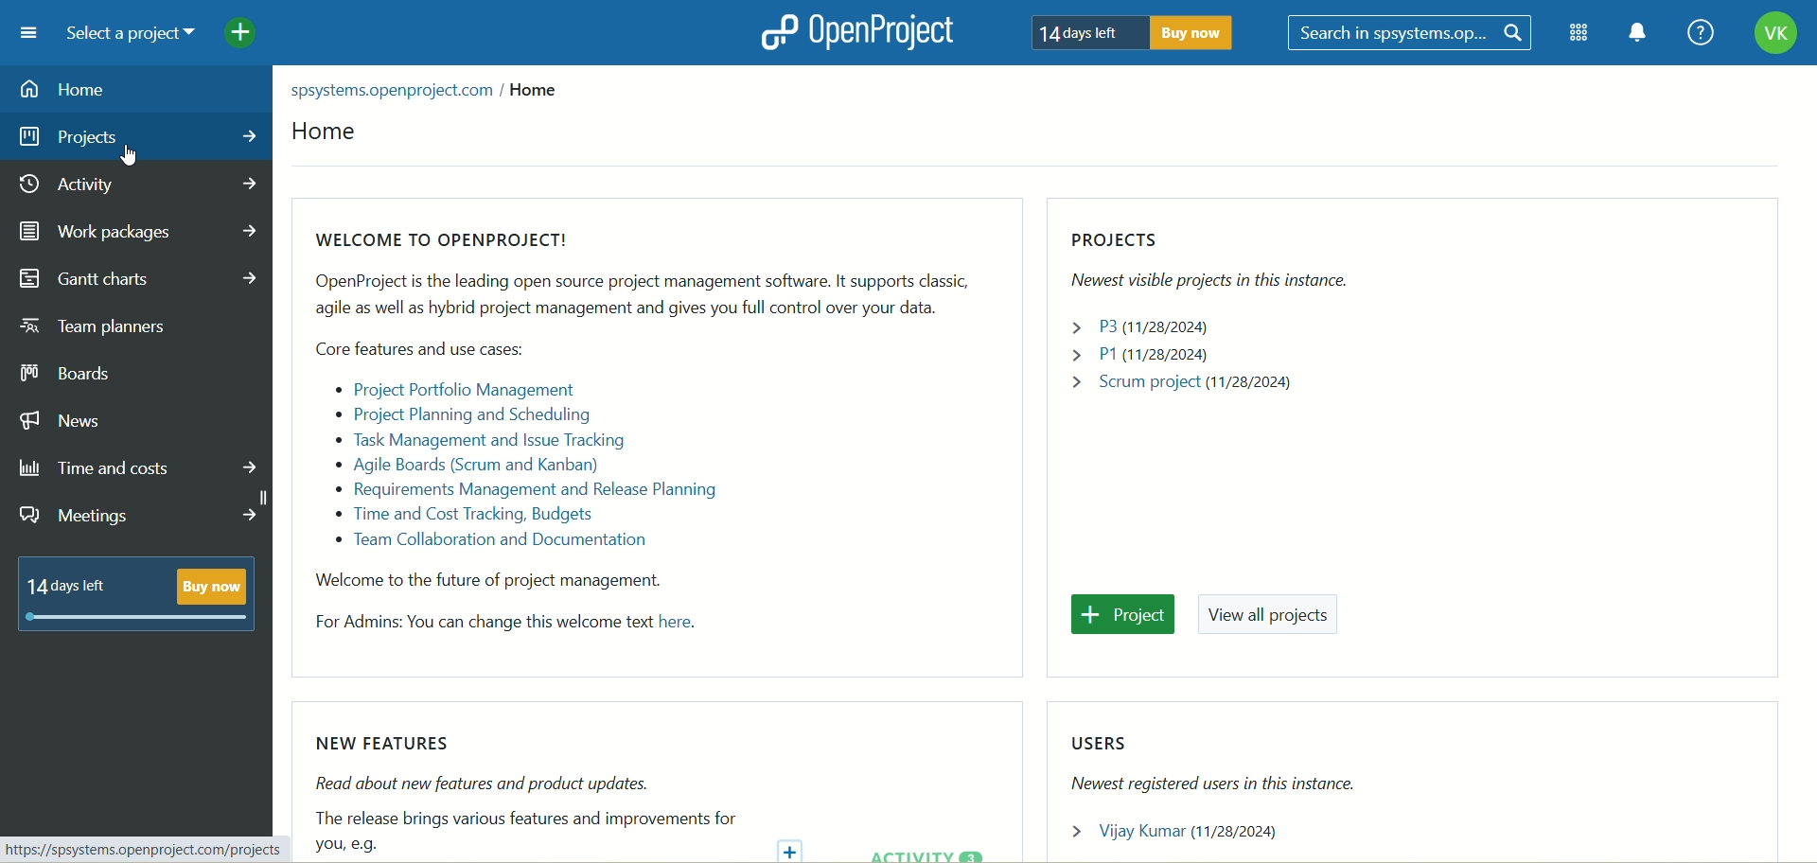  I want to click on projects, so click(1111, 237).